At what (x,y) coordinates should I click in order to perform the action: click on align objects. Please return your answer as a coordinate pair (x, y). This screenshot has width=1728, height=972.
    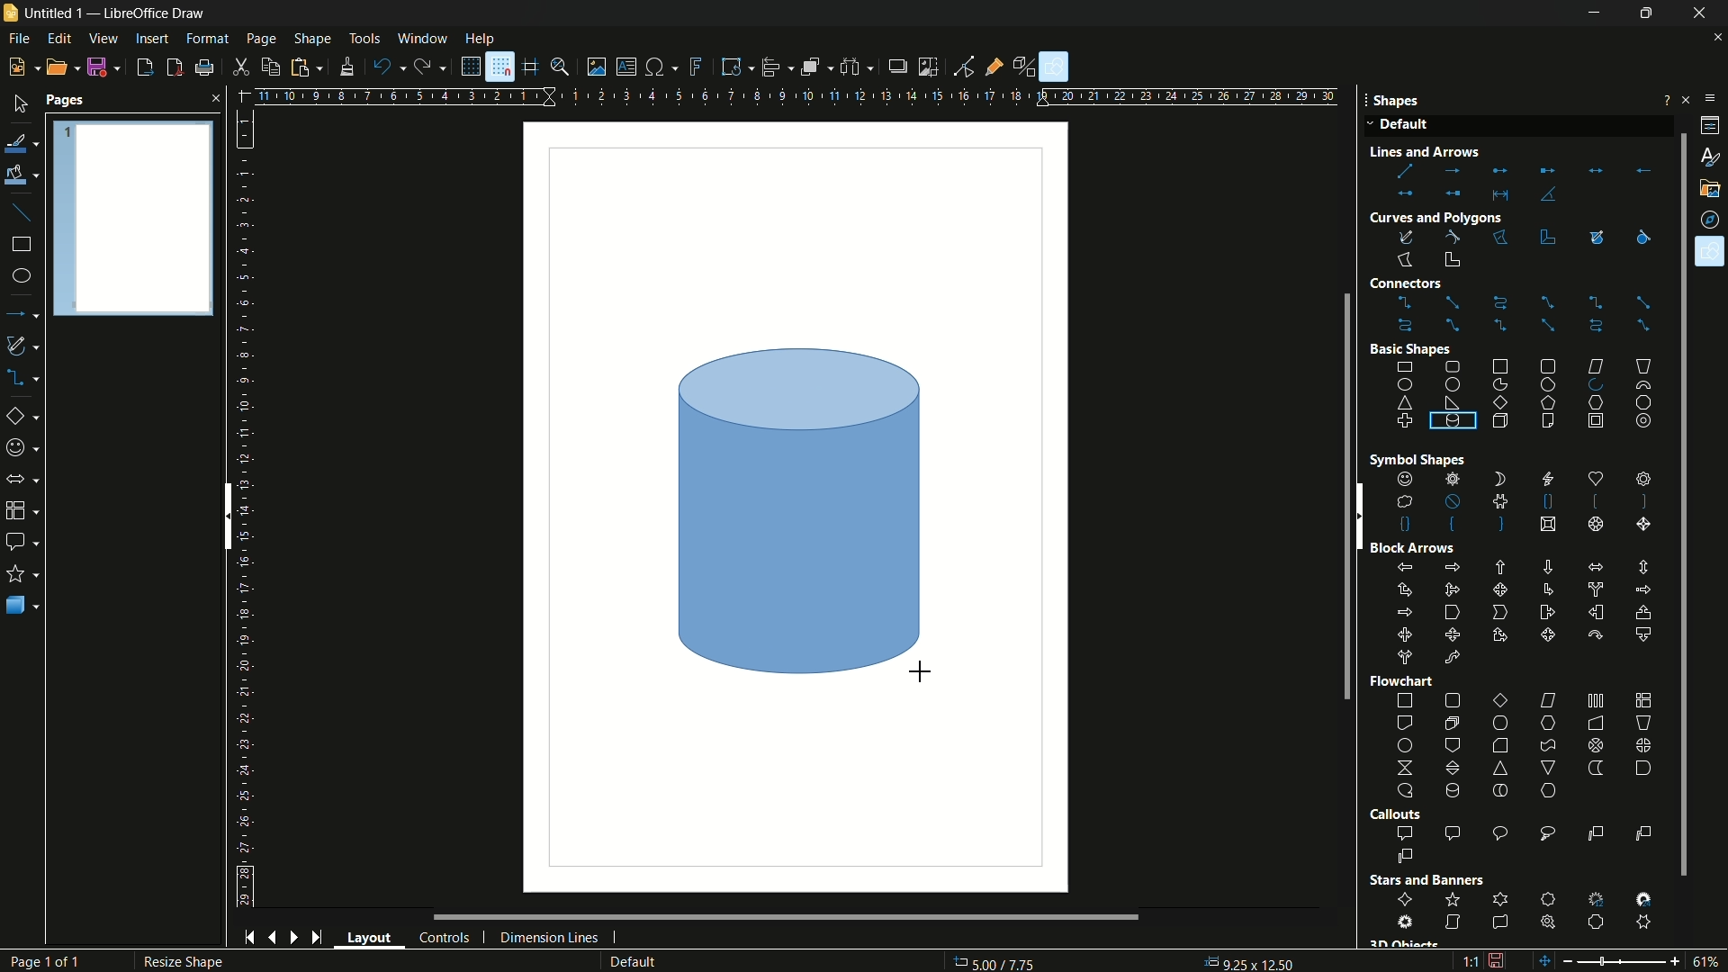
    Looking at the image, I should click on (778, 66).